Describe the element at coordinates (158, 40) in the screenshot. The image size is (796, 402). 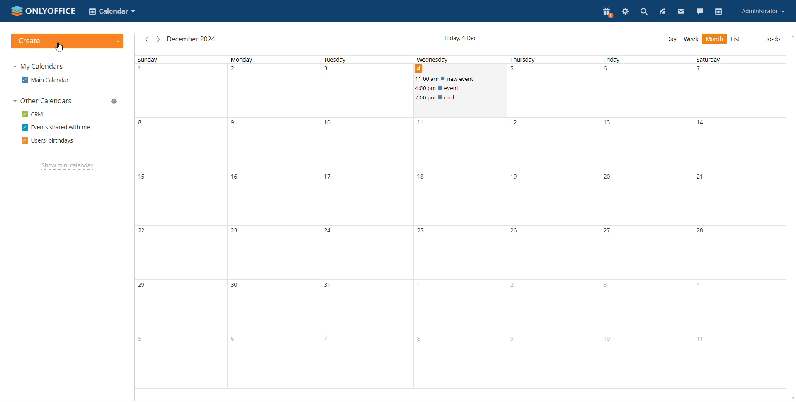
I see `next month` at that location.